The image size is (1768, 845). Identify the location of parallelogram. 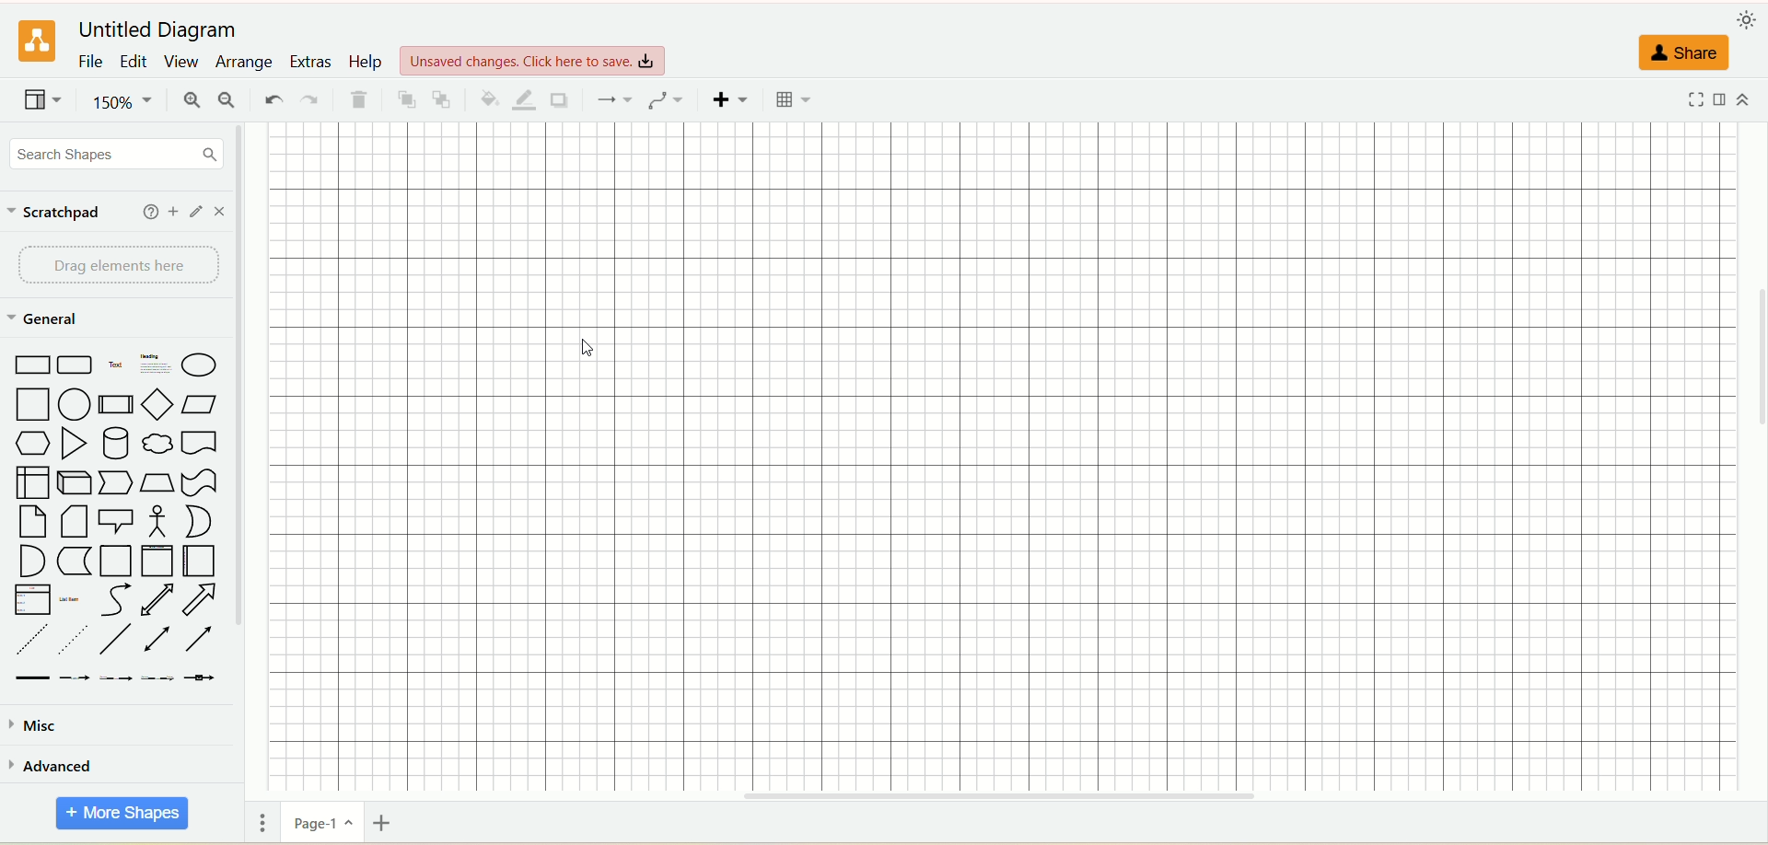
(197, 404).